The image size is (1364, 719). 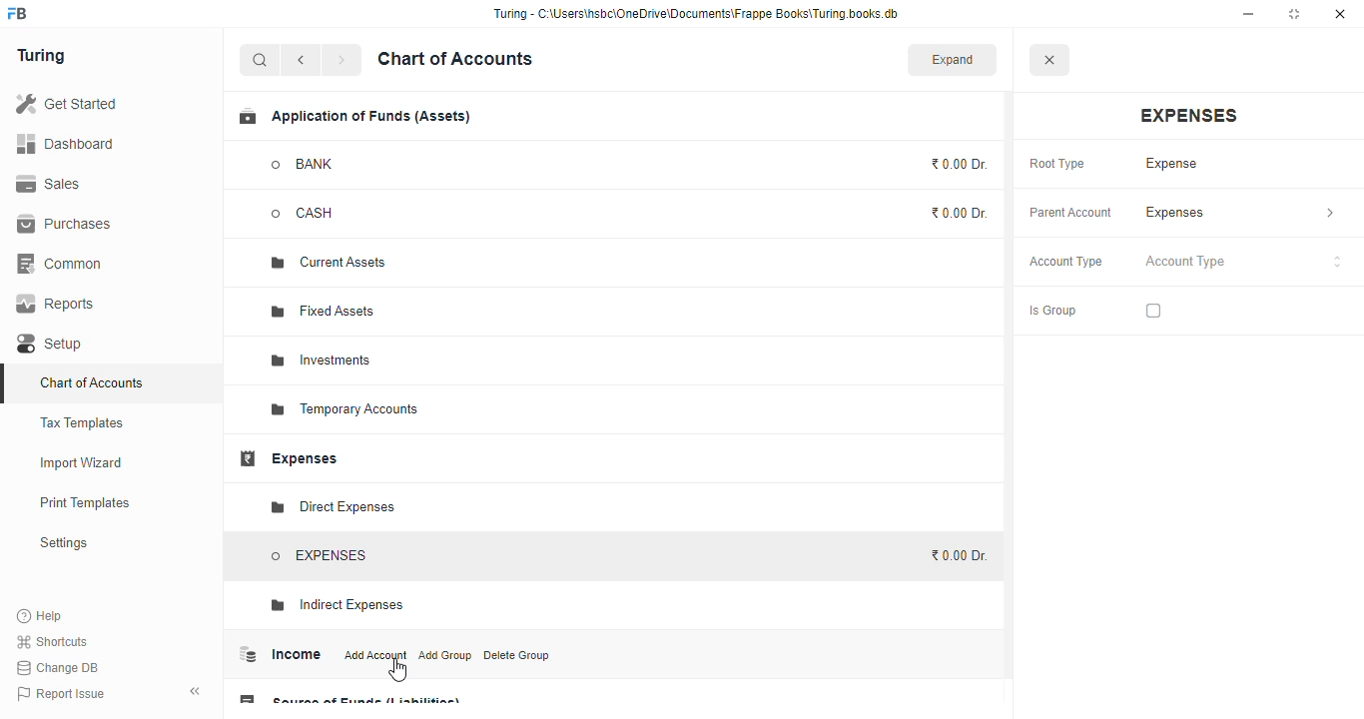 I want to click on tax templates, so click(x=83, y=422).